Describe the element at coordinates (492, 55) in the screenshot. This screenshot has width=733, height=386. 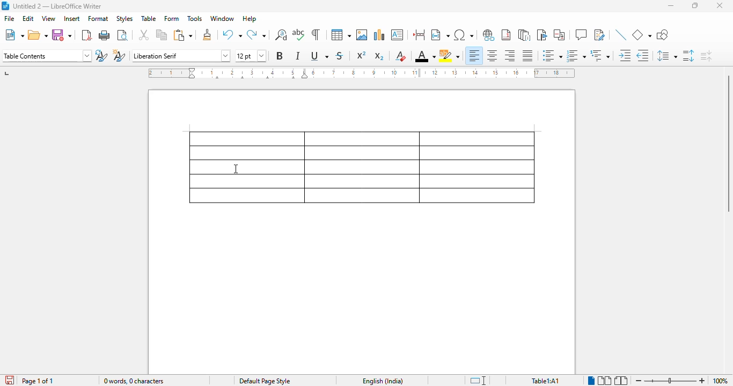
I see `align center` at that location.